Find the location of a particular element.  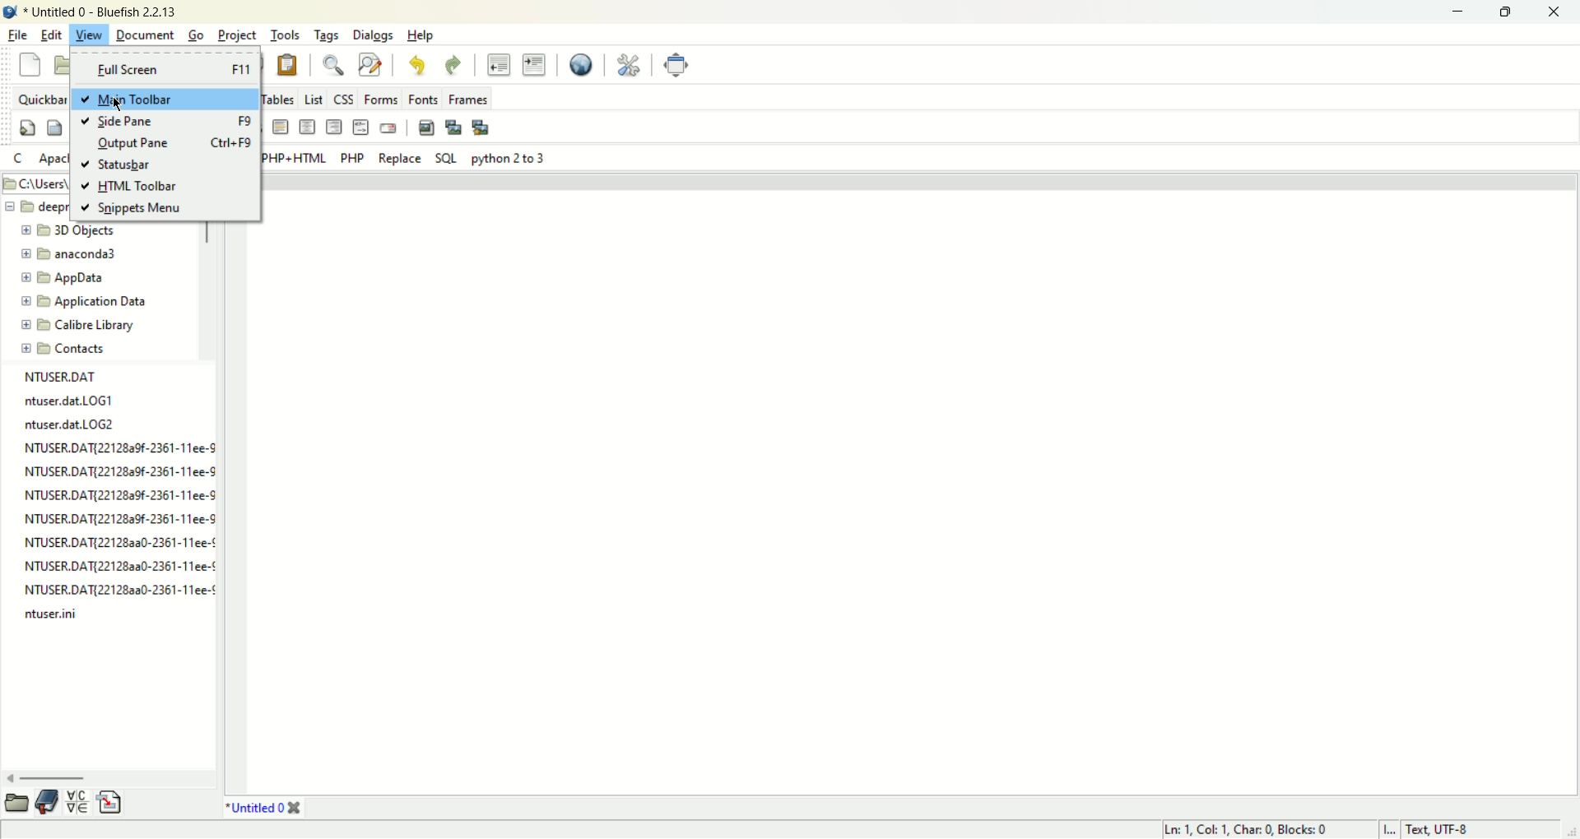

anaconda is located at coordinates (70, 254).